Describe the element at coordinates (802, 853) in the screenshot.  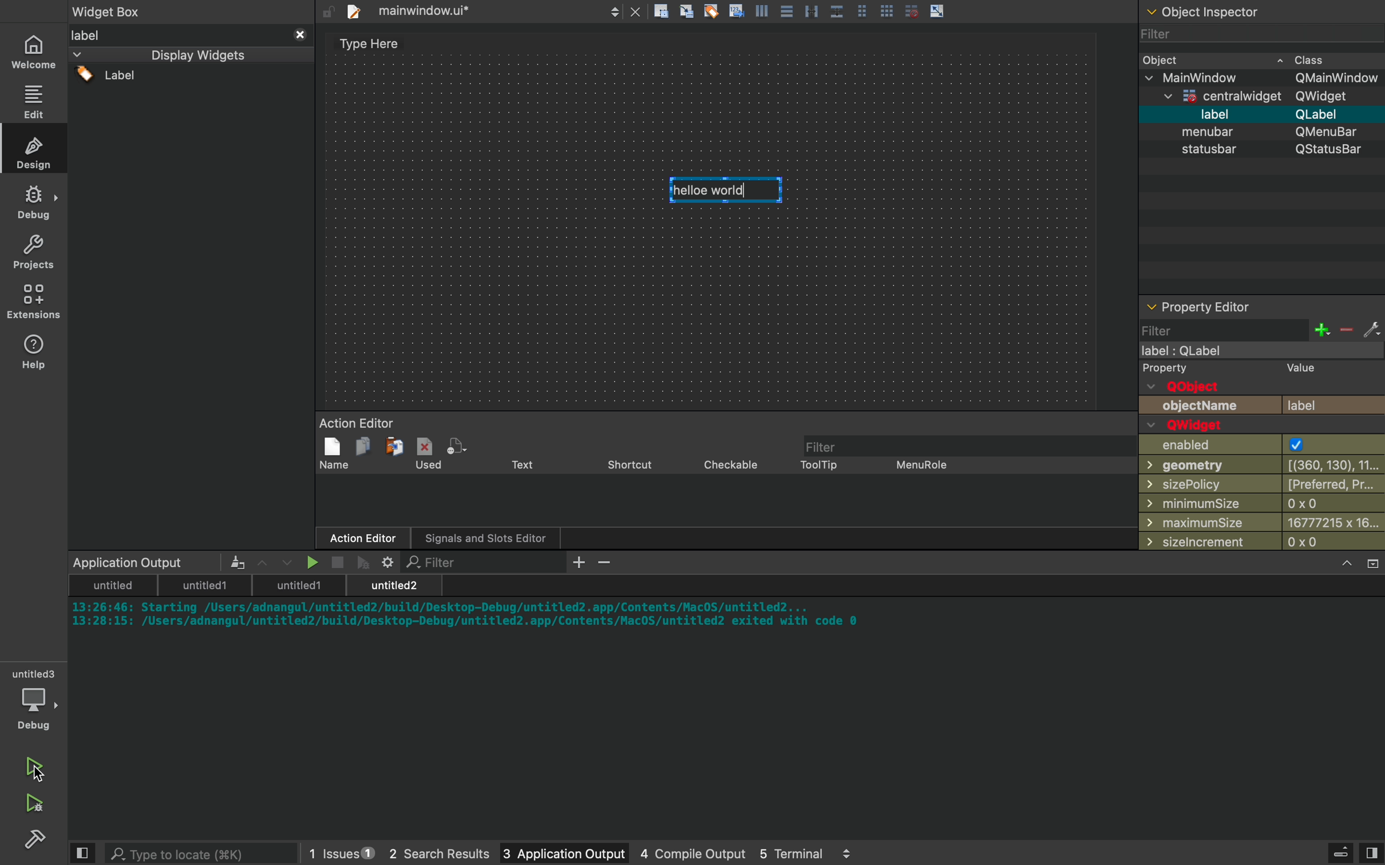
I see `5 terminal` at that location.